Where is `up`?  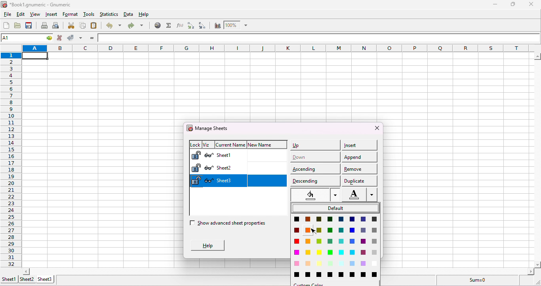
up is located at coordinates (315, 146).